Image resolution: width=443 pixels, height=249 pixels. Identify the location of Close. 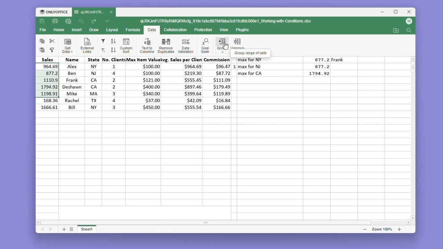
(410, 12).